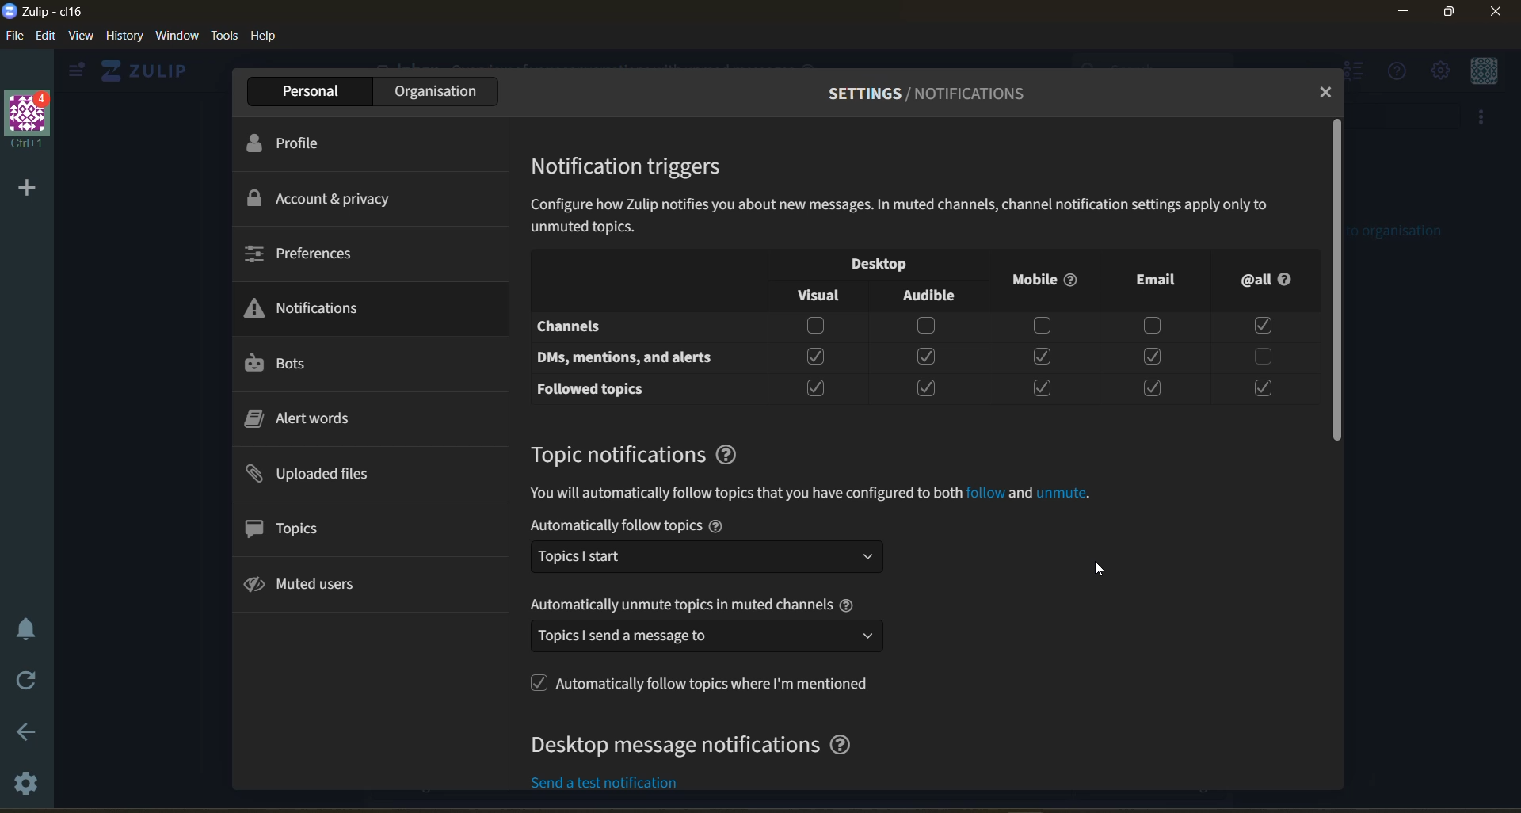  What do you see at coordinates (818, 358) in the screenshot?
I see `Checkbox` at bounding box center [818, 358].